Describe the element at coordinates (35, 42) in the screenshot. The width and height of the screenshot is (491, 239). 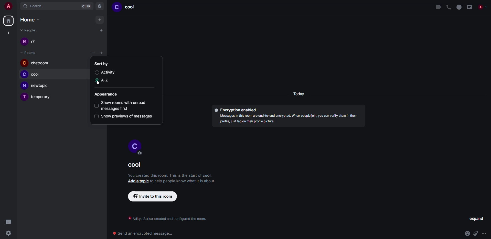
I see `people` at that location.